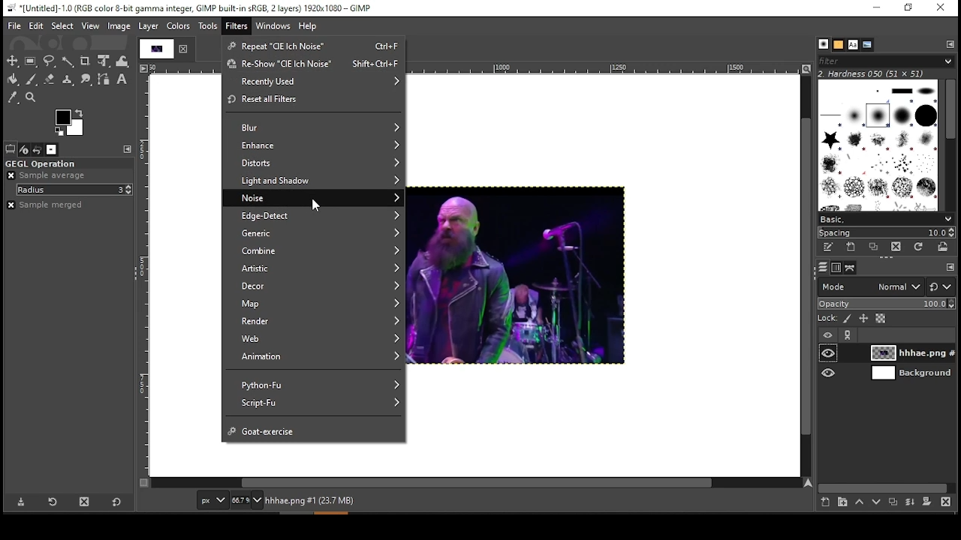  What do you see at coordinates (68, 122) in the screenshot?
I see `color` at bounding box center [68, 122].